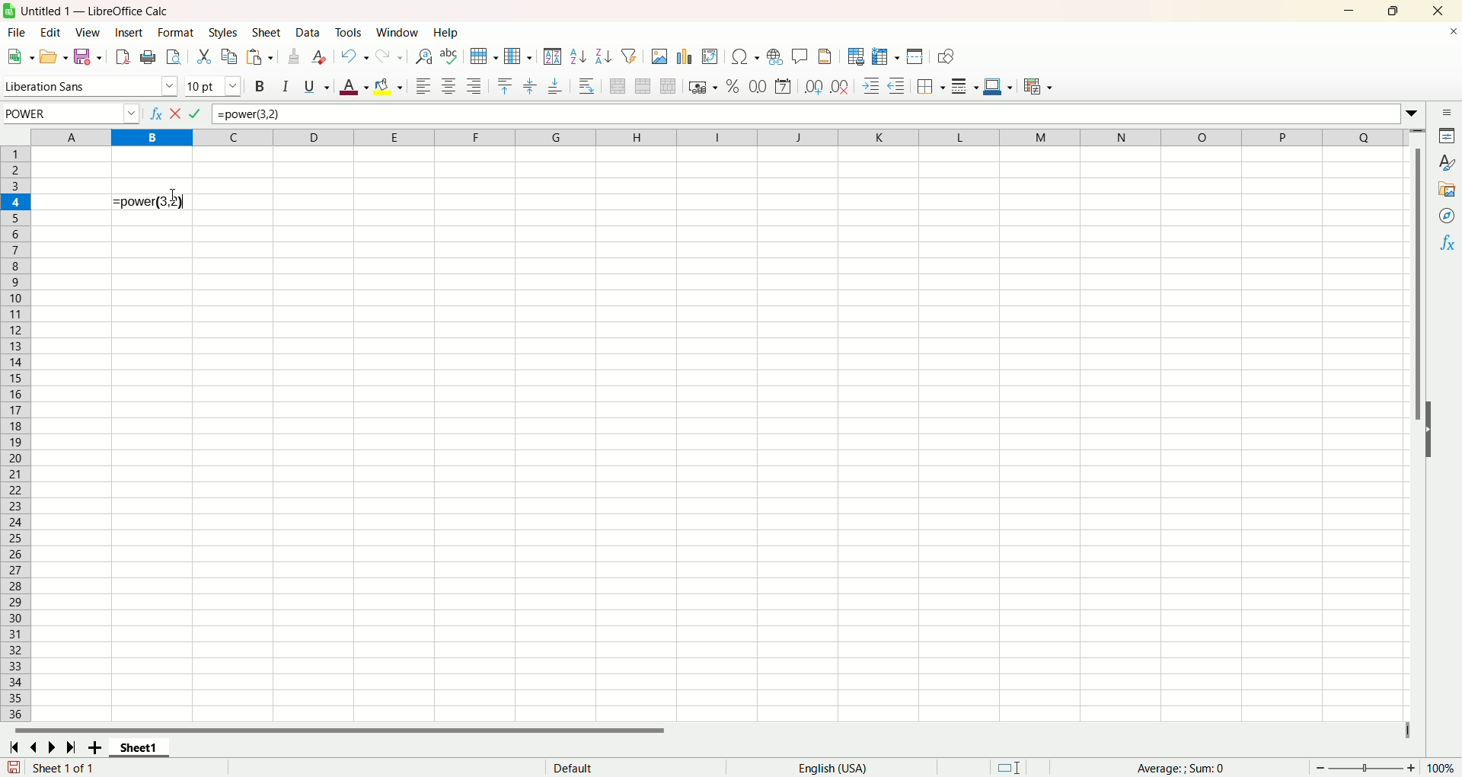  I want to click on text color, so click(350, 89).